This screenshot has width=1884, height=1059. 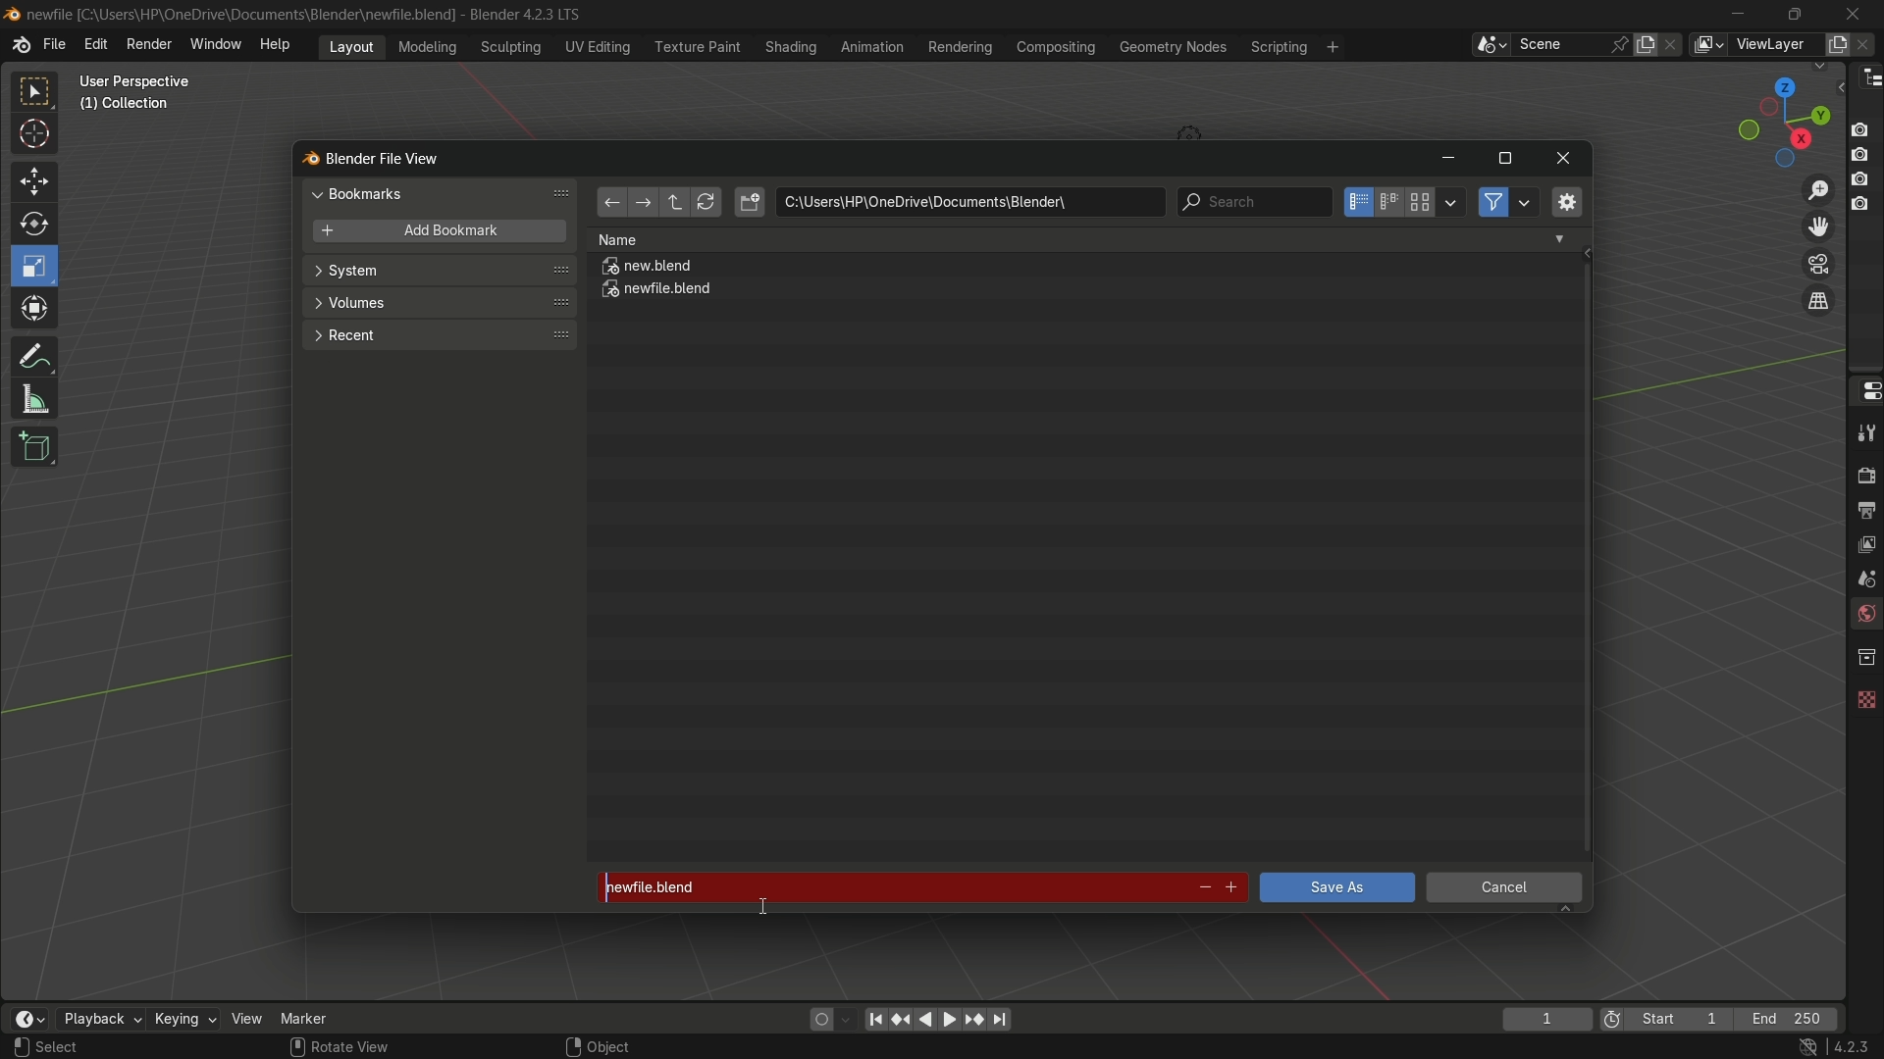 I want to click on newfile.blend file, so click(x=658, y=292).